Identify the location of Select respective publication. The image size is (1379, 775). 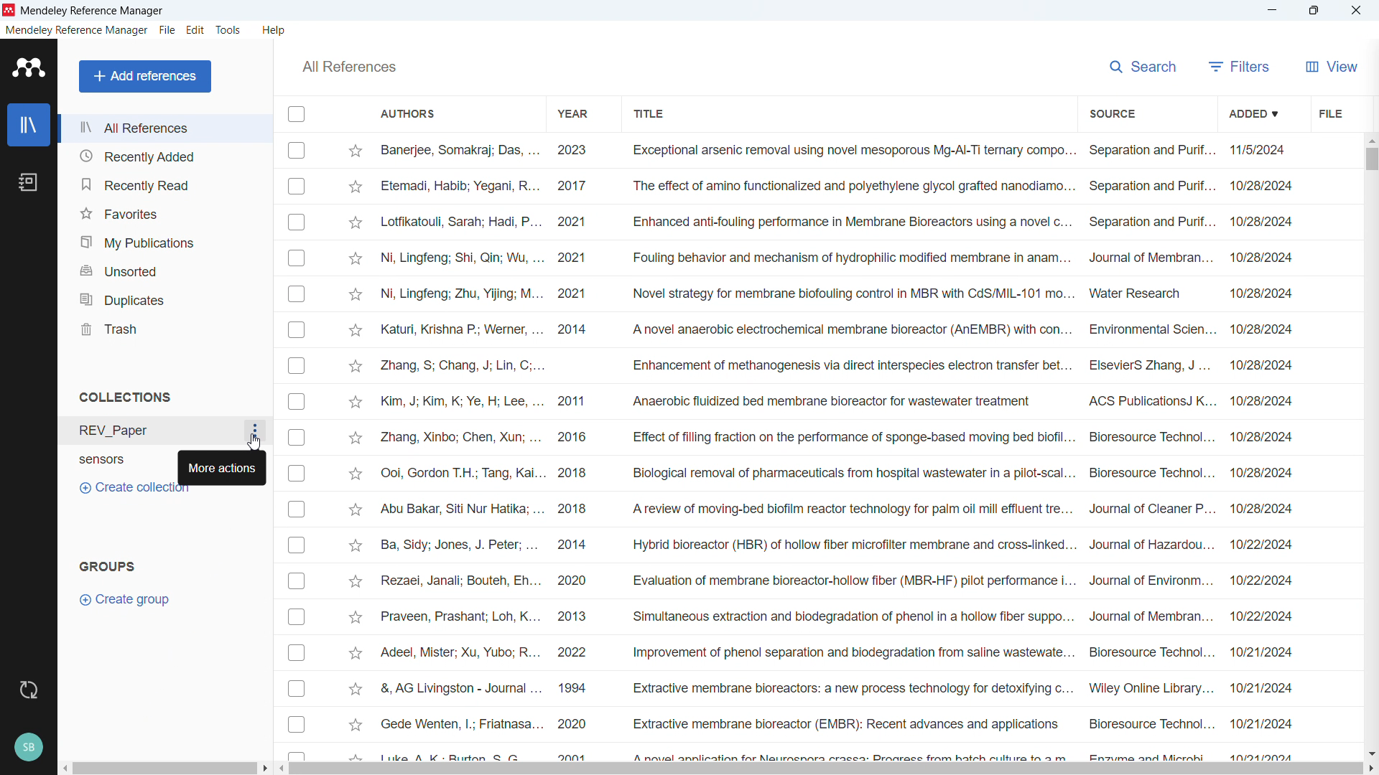
(296, 509).